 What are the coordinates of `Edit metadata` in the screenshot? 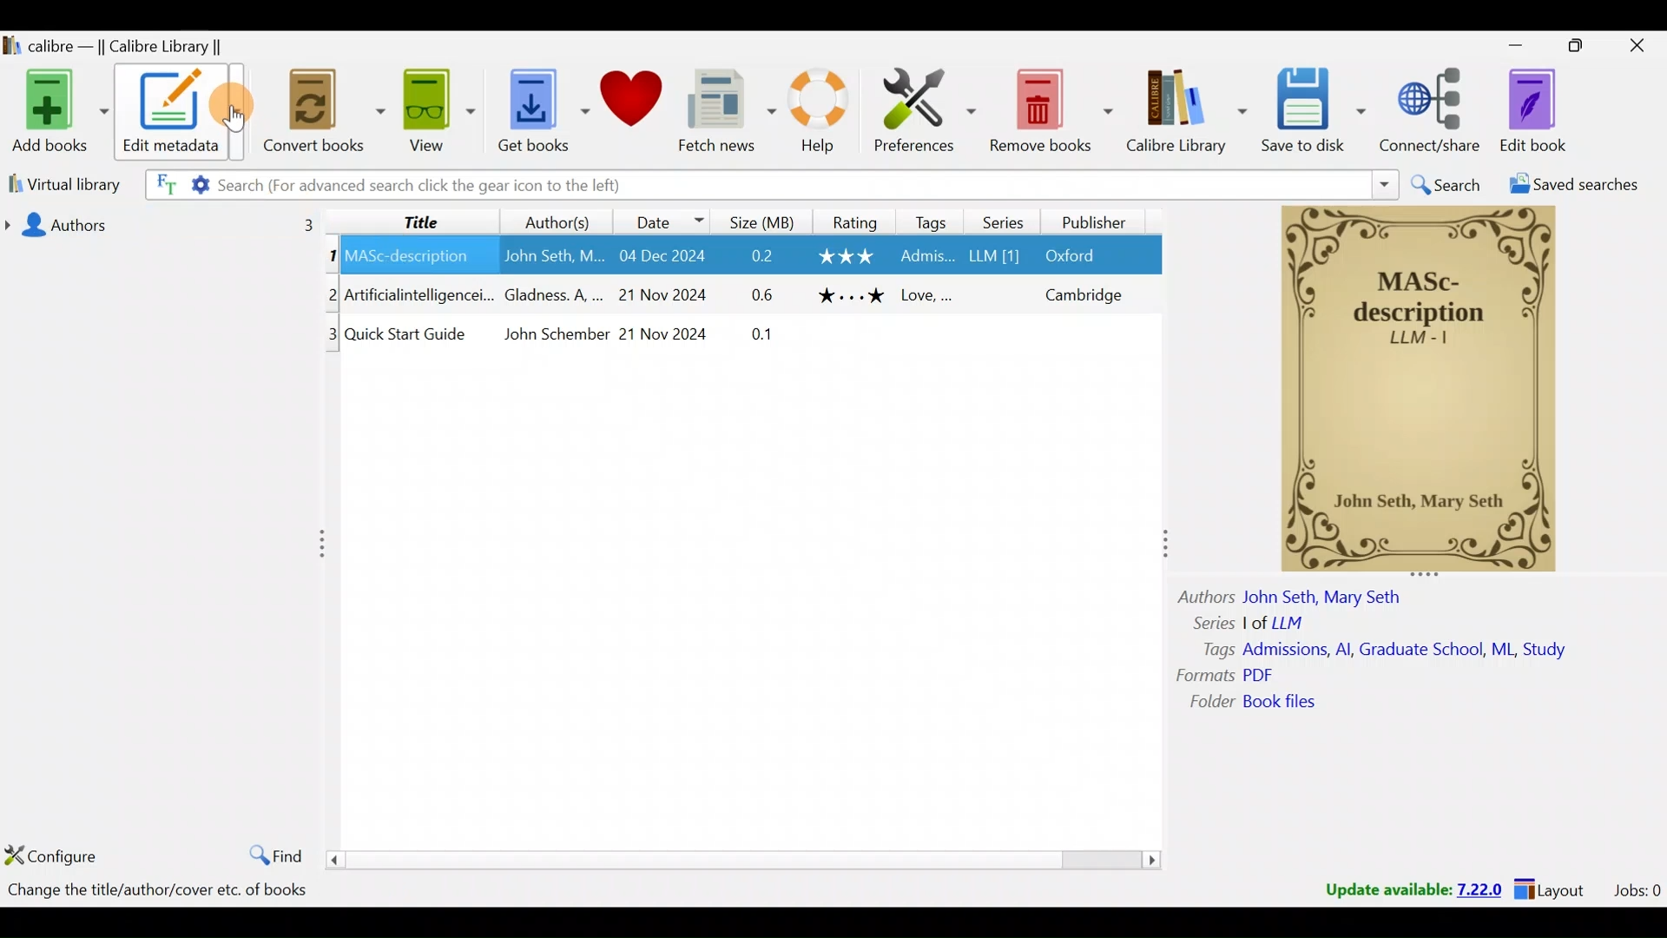 It's located at (186, 113).